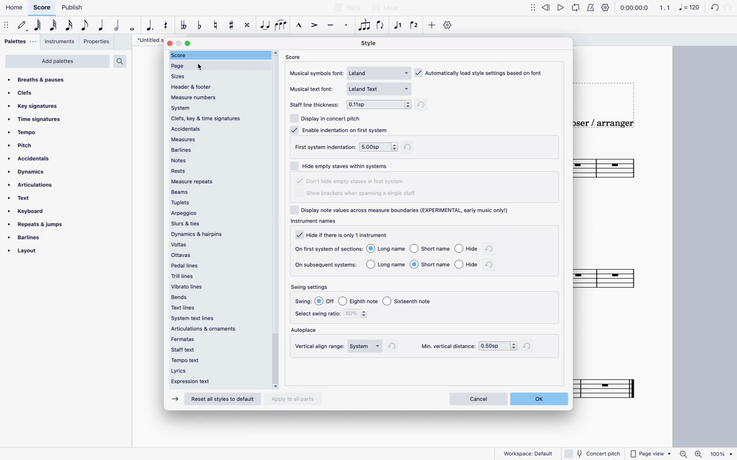 The height and width of the screenshot is (460, 737). What do you see at coordinates (314, 26) in the screenshot?
I see `accent` at bounding box center [314, 26].